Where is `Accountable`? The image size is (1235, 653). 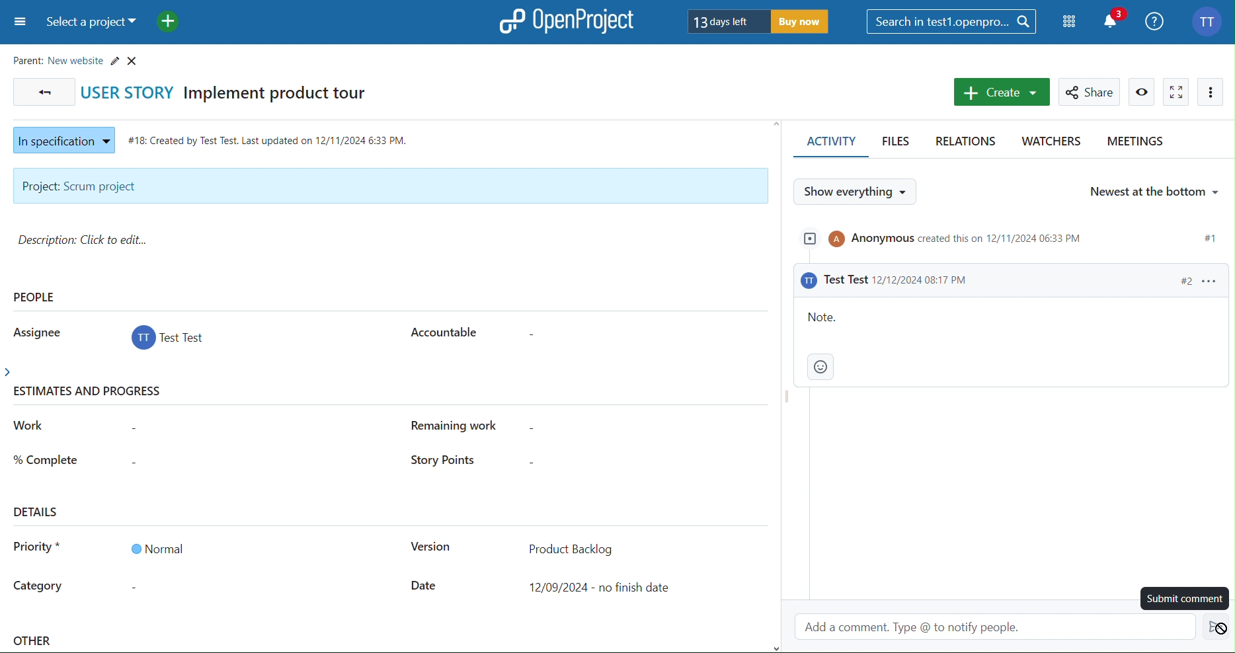
Accountable is located at coordinates (442, 330).